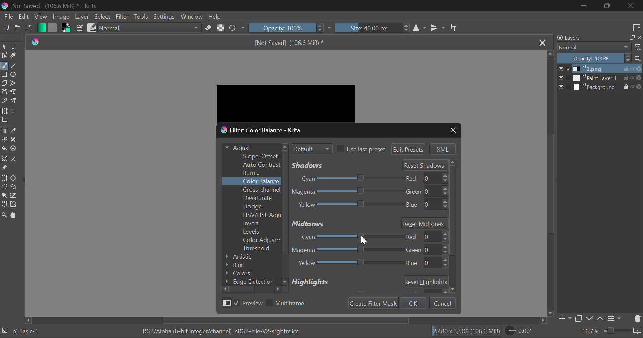  Describe the element at coordinates (4, 84) in the screenshot. I see `Polygons` at that location.